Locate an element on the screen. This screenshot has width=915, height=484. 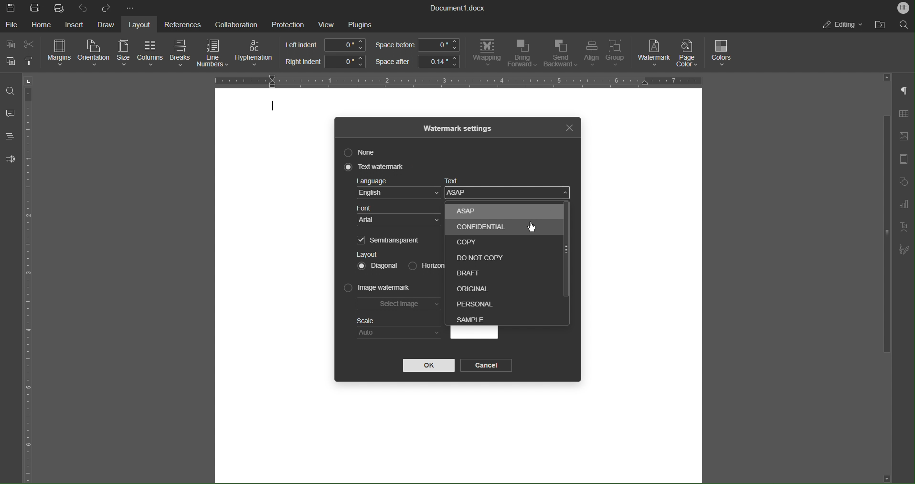
Right indent is located at coordinates (325, 62).